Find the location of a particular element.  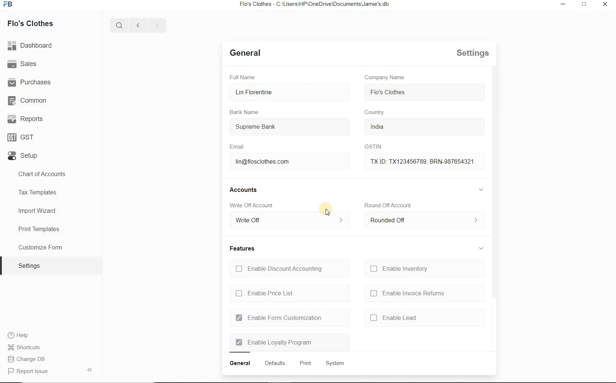

Print Templates is located at coordinates (51, 229).